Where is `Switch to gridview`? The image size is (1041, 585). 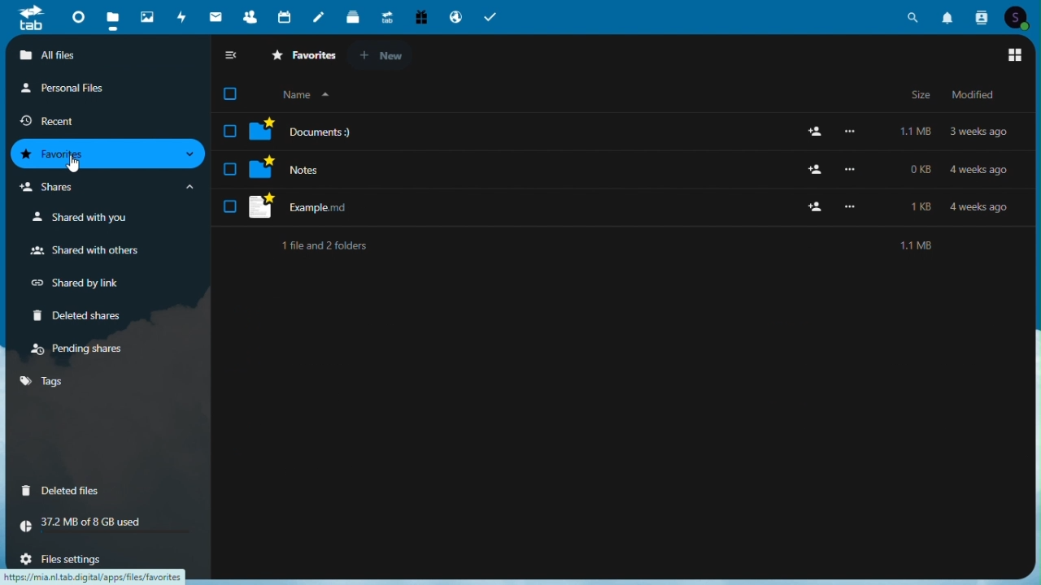 Switch to gridview is located at coordinates (1017, 55).